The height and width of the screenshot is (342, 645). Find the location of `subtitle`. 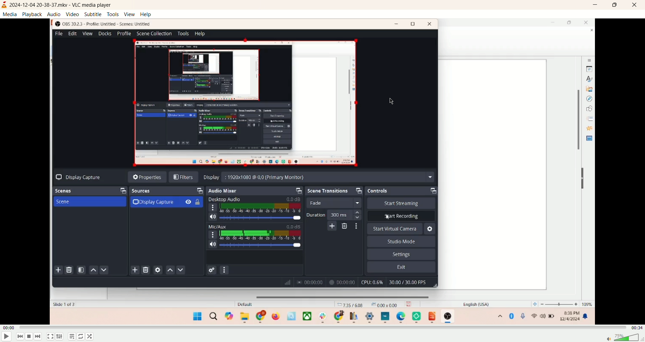

subtitle is located at coordinates (92, 14).